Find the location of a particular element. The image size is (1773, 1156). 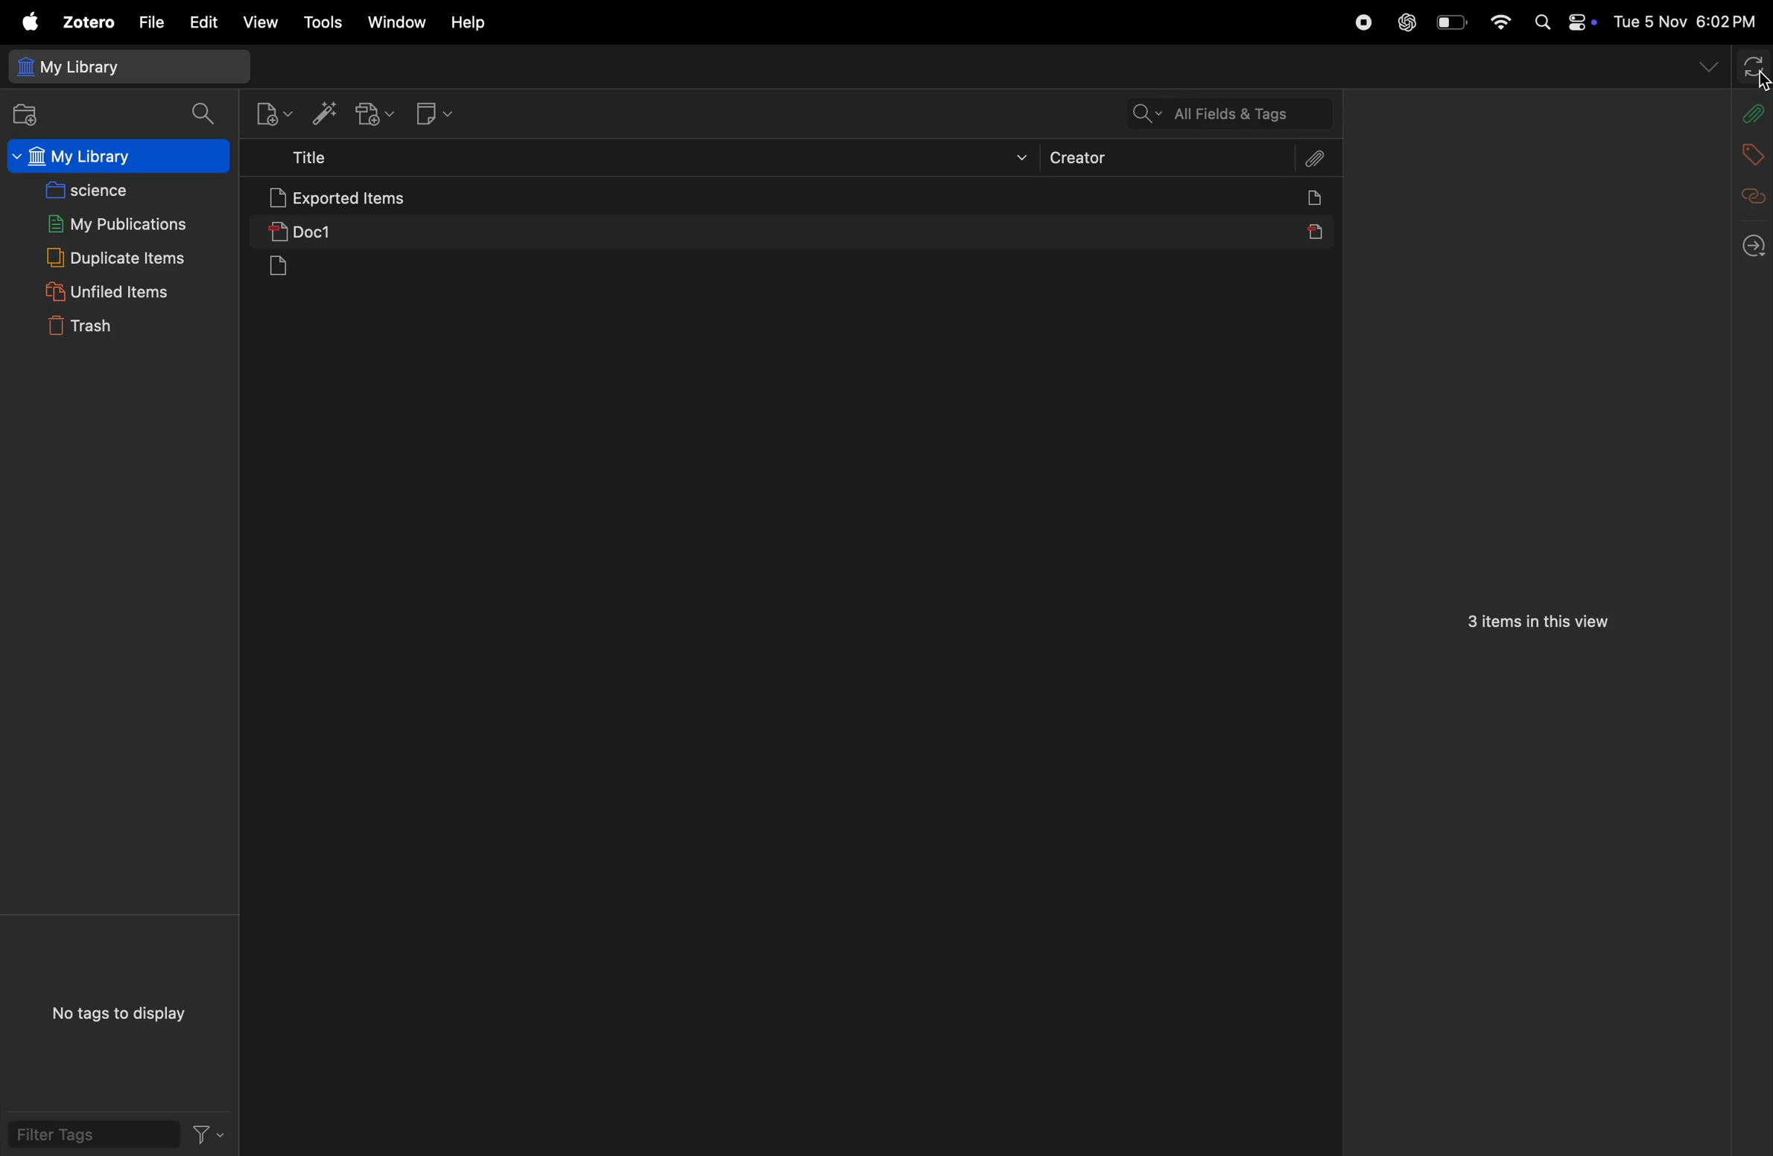

search is located at coordinates (200, 116).